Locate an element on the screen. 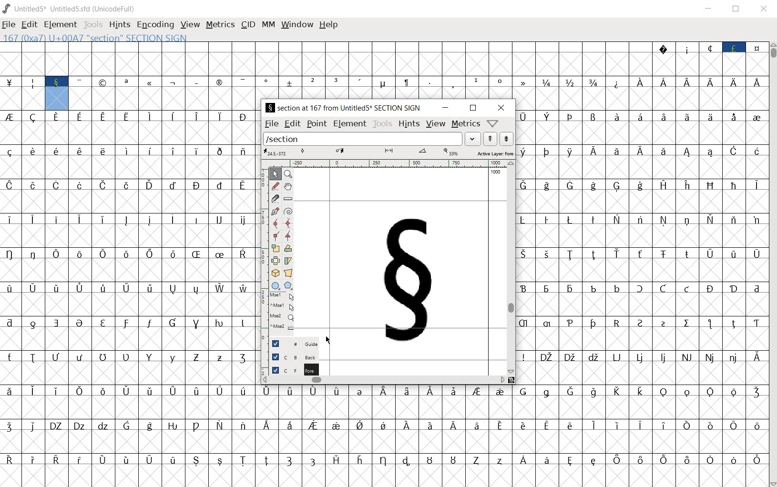 This screenshot has height=487, width=777. EDIT is located at coordinates (29, 25).